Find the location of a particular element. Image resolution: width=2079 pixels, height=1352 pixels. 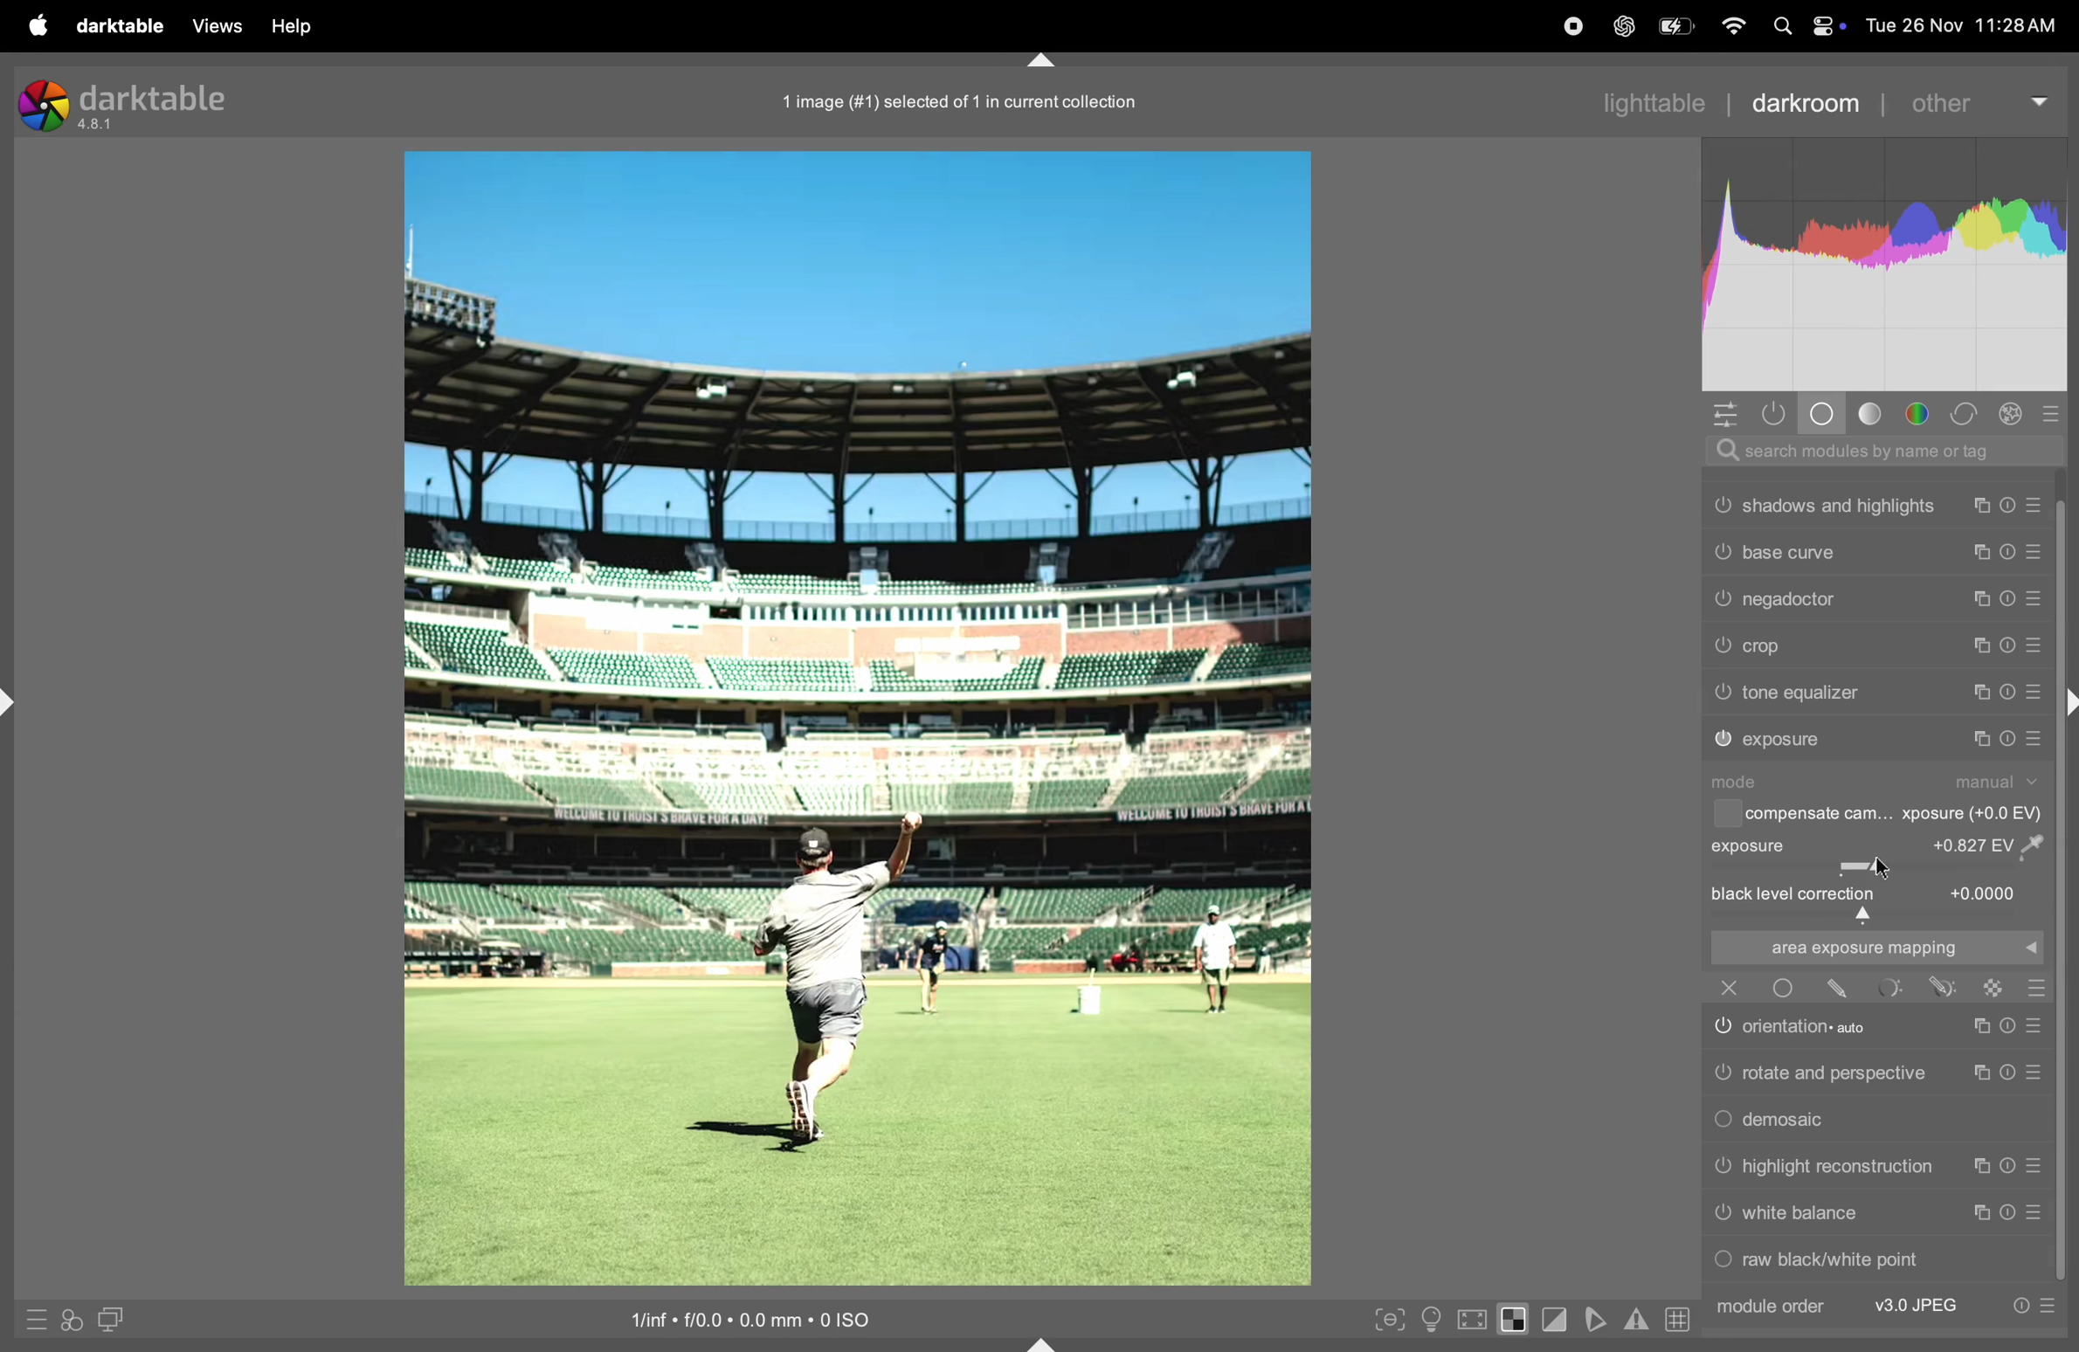

reset Preset is located at coordinates (2006, 1167).